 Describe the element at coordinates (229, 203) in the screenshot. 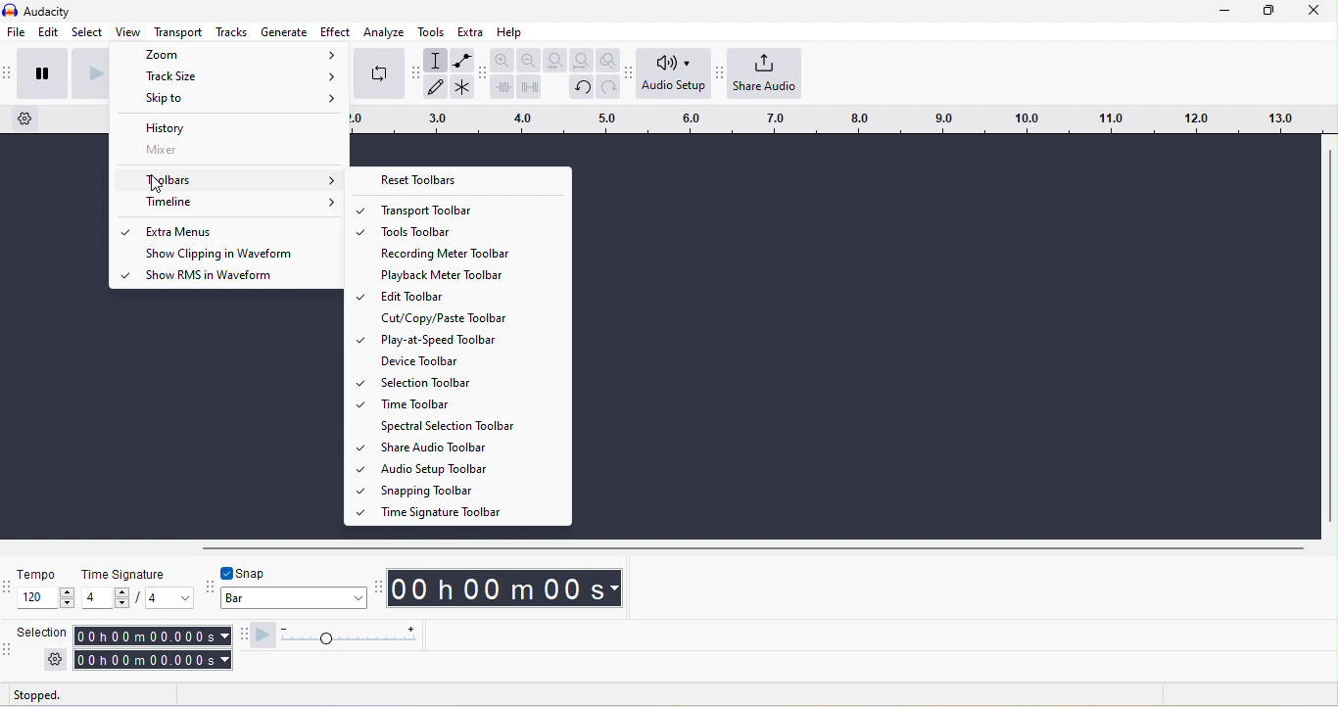

I see `Timeline ` at that location.